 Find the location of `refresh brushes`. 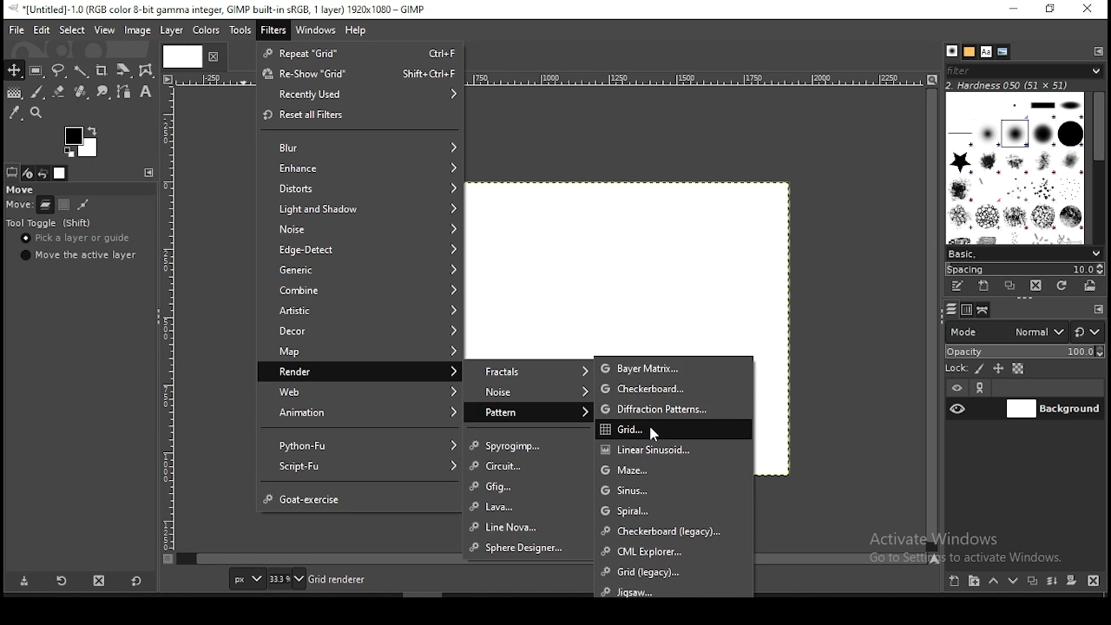

refresh brushes is located at coordinates (1062, 286).